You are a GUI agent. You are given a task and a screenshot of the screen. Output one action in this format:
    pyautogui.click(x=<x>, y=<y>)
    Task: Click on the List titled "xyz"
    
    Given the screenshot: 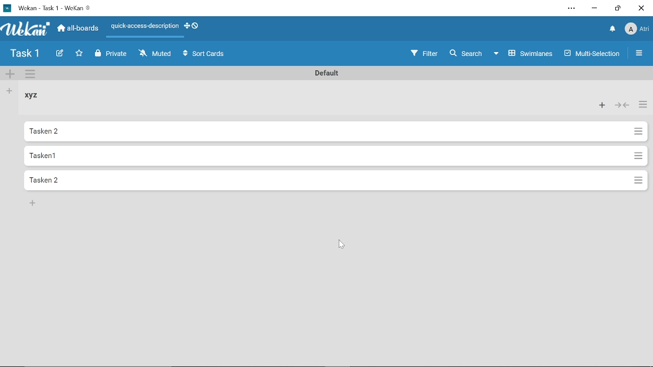 What is the action you would take?
    pyautogui.click(x=35, y=96)
    